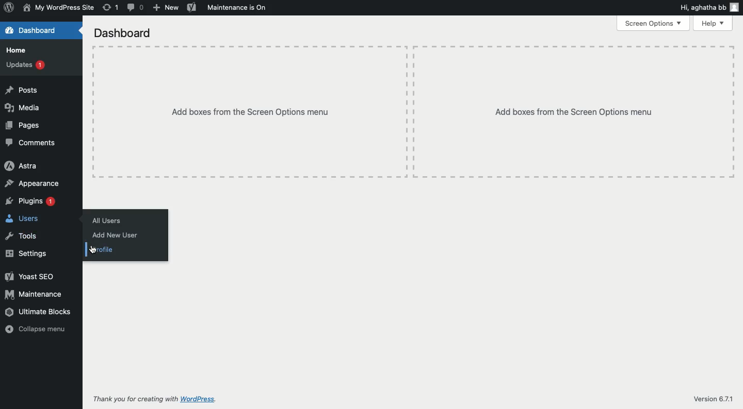 The width and height of the screenshot is (743, 409). Describe the element at coordinates (27, 253) in the screenshot. I see `Settings` at that location.